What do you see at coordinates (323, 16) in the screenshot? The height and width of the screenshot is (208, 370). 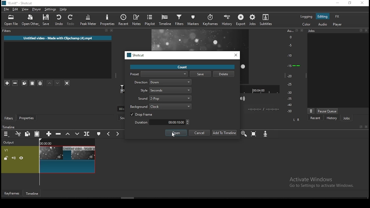 I see `editing` at bounding box center [323, 16].